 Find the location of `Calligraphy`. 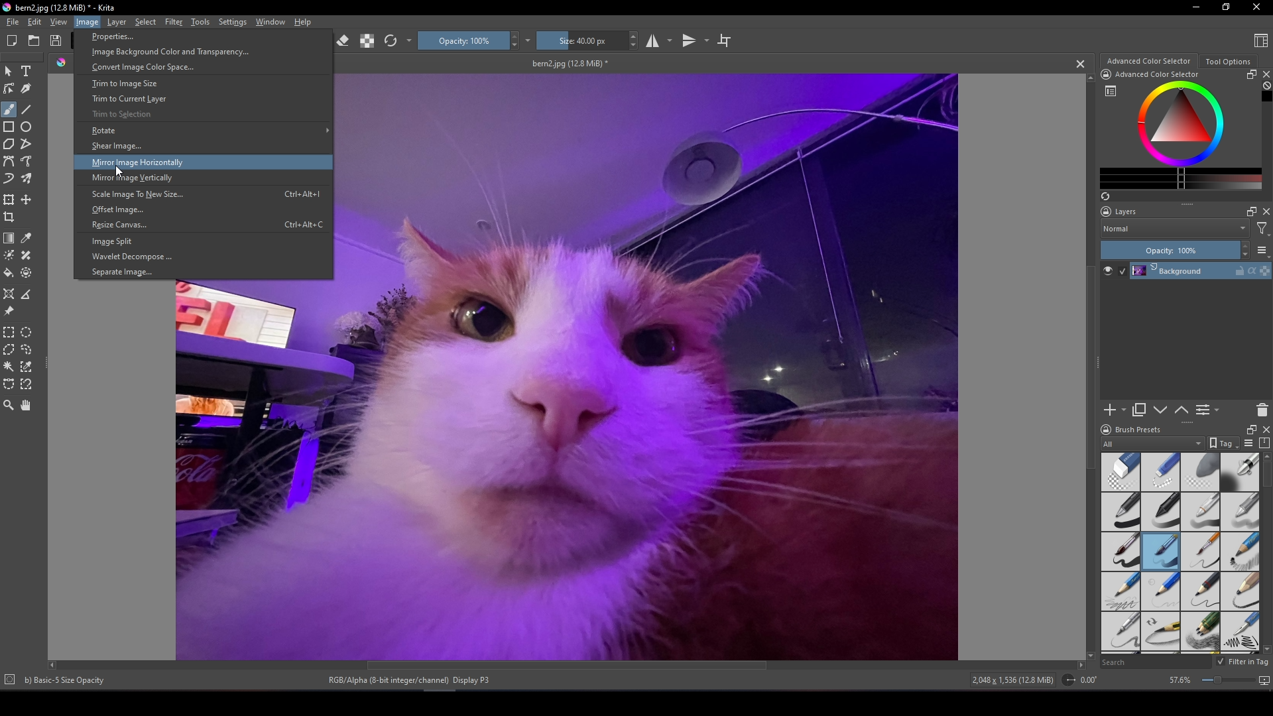

Calligraphy is located at coordinates (26, 88).